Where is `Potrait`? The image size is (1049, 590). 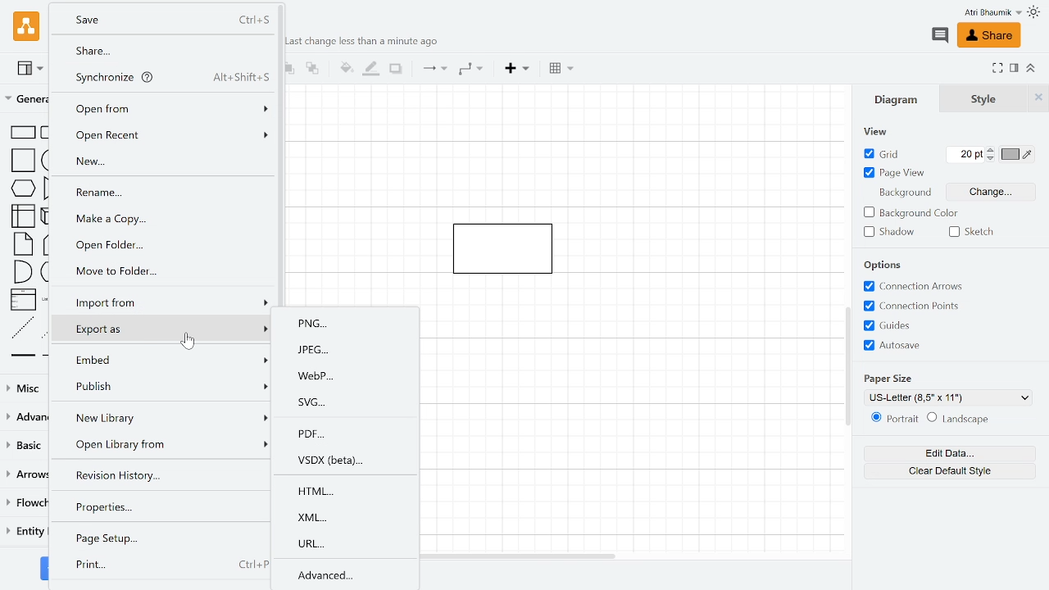
Potrait is located at coordinates (893, 418).